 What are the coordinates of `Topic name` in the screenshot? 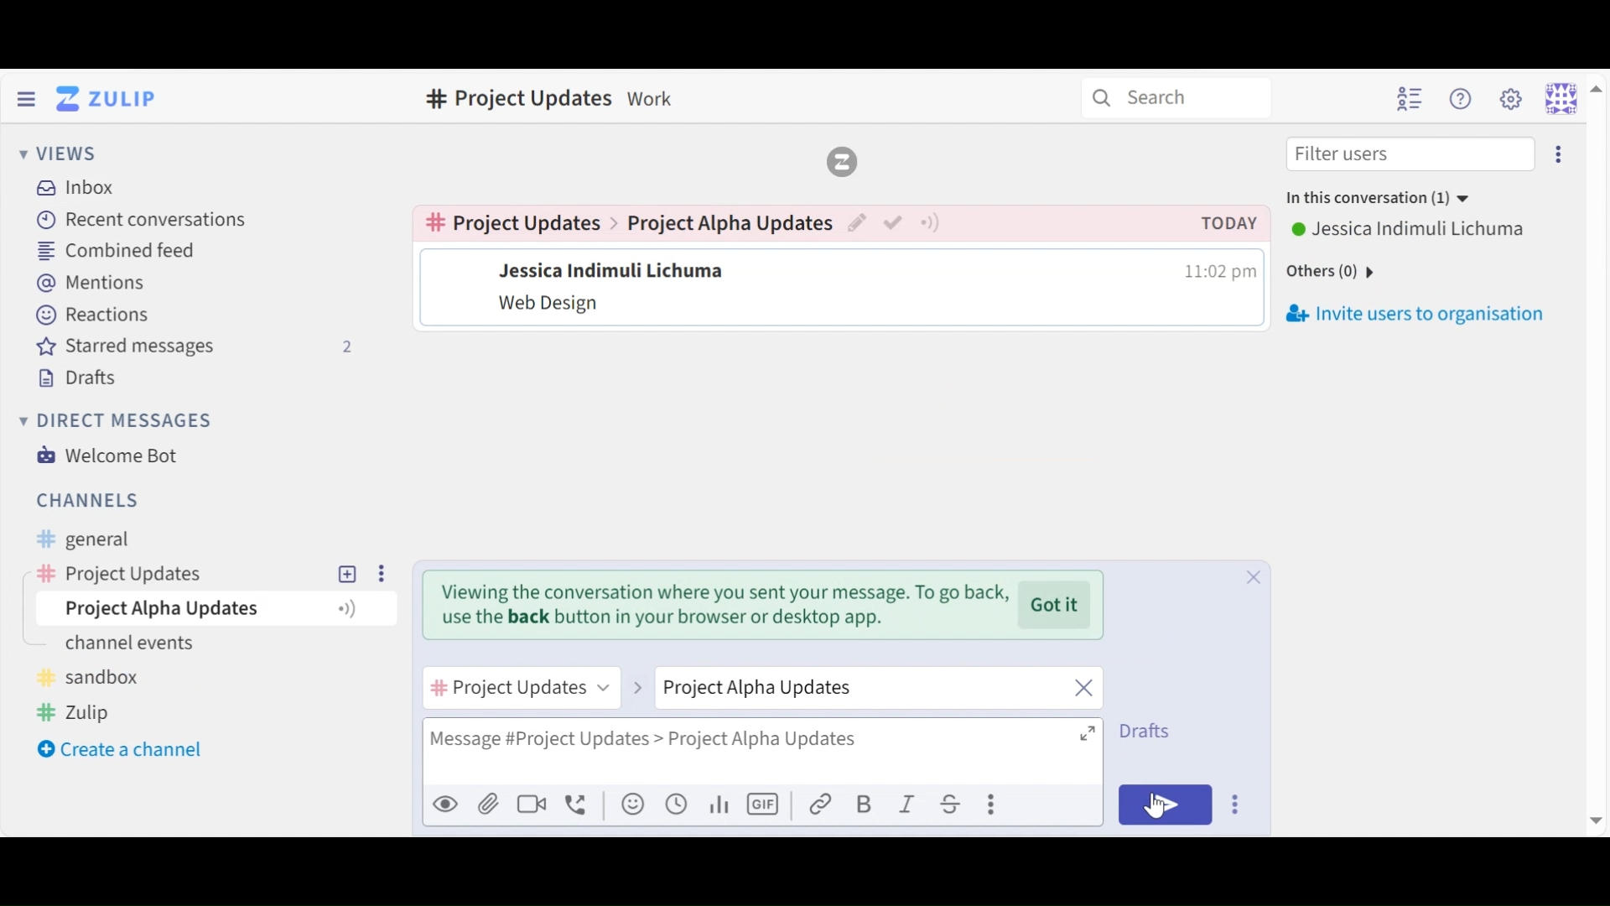 It's located at (847, 690).